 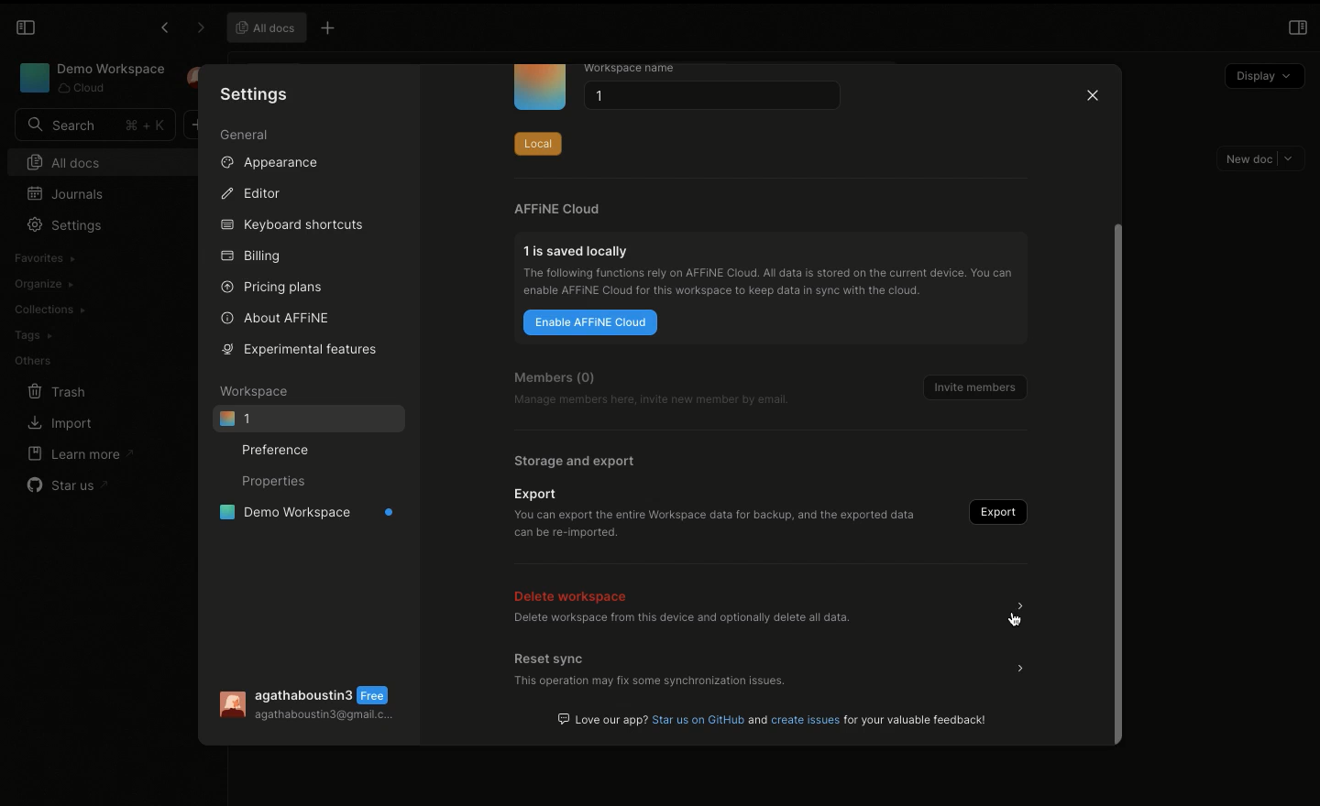 I want to click on Forward, so click(x=197, y=28).